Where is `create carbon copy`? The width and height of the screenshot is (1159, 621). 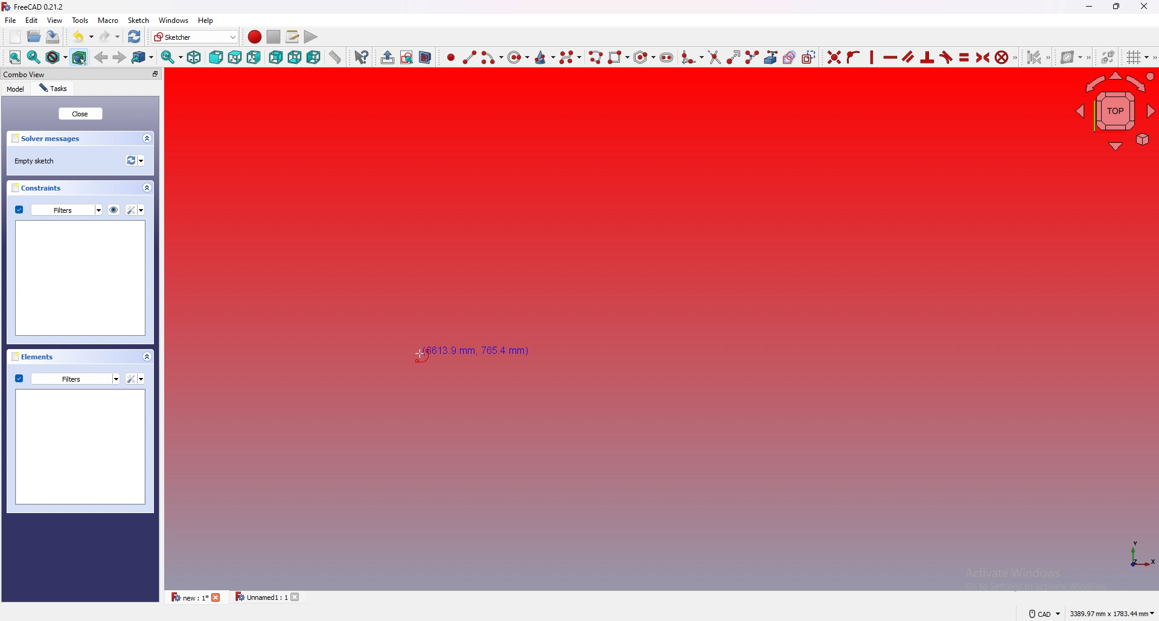 create carbon copy is located at coordinates (790, 57).